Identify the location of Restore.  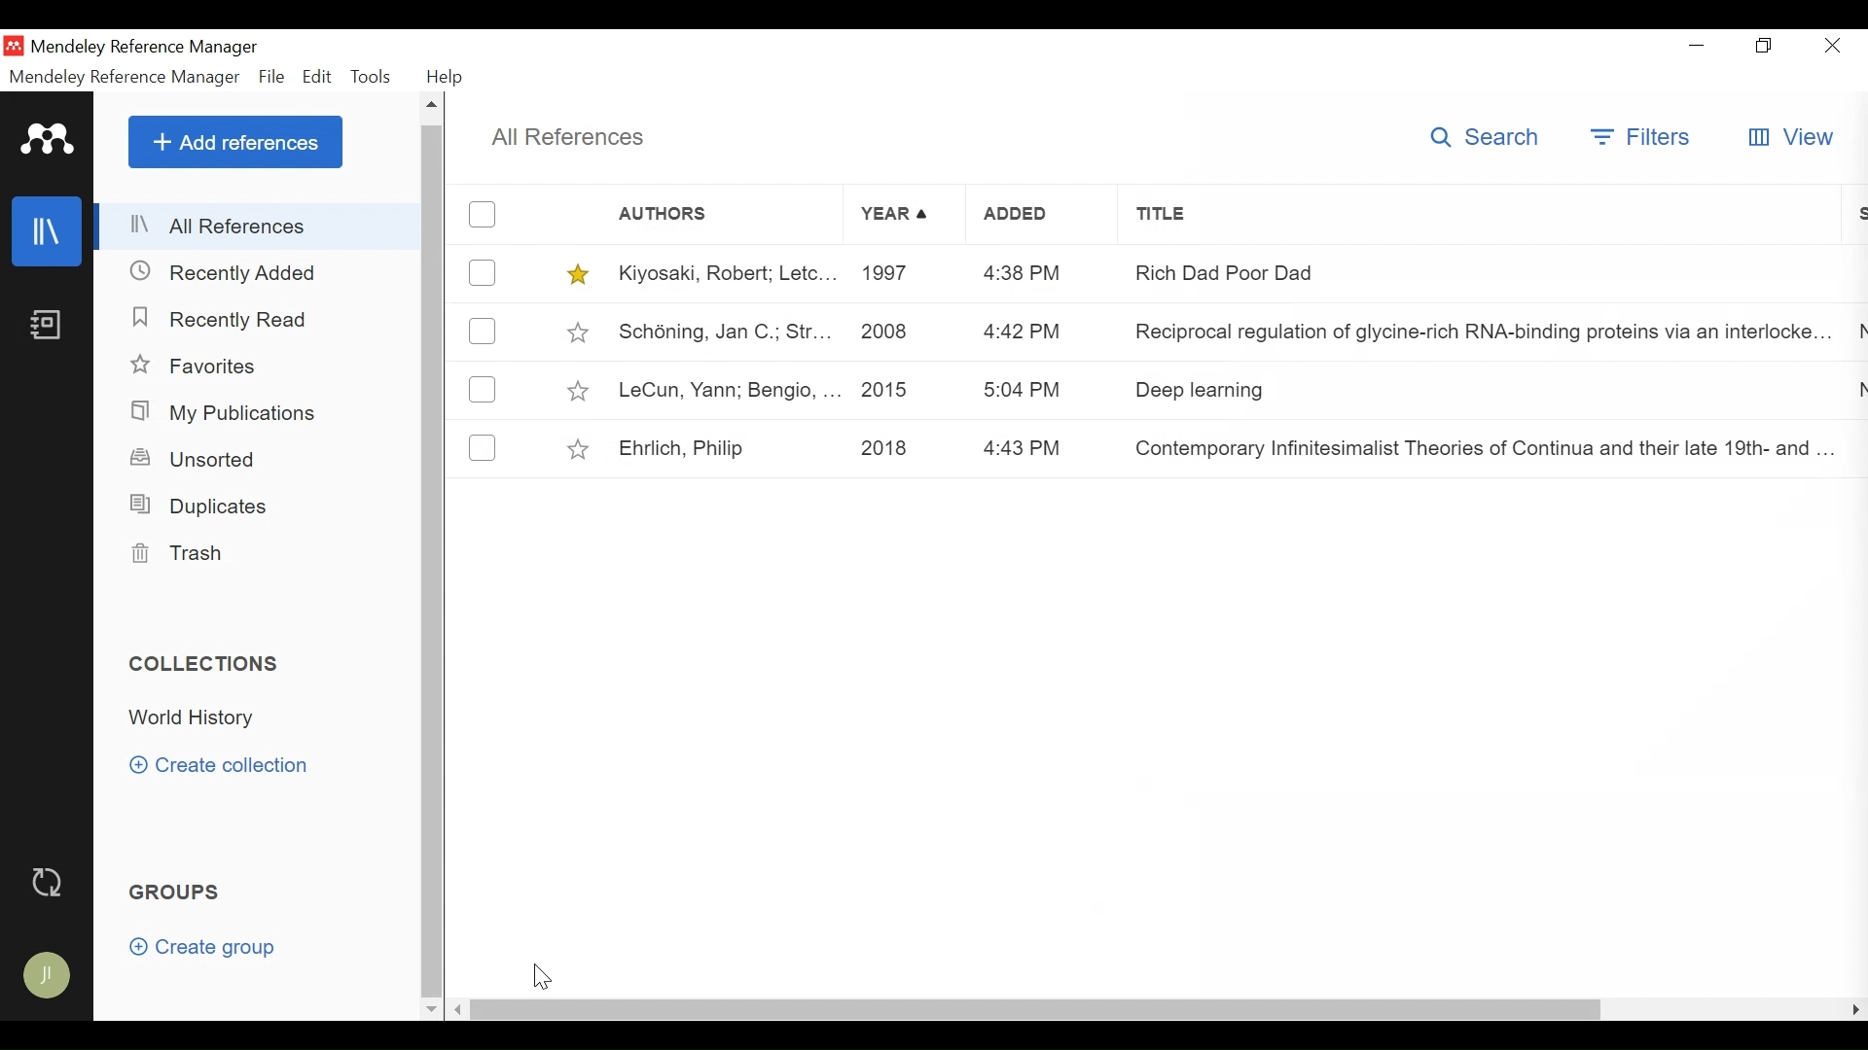
(1764, 48).